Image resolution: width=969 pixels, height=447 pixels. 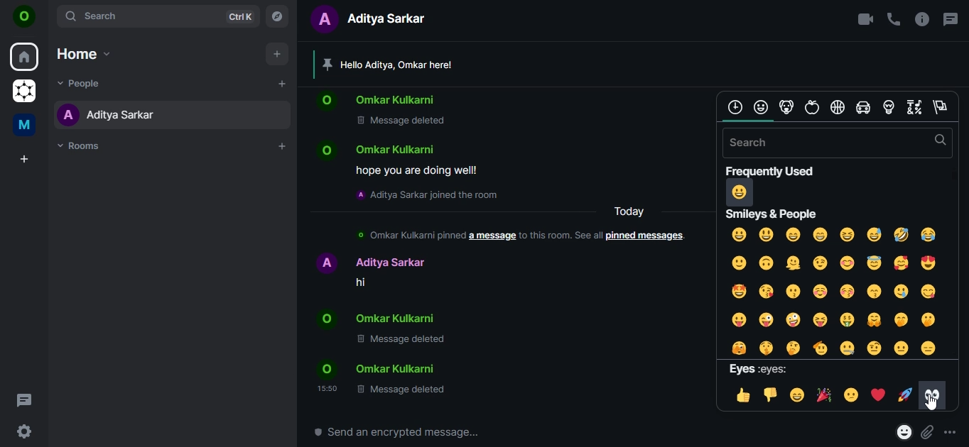 I want to click on rolling on the floor laughing, so click(x=899, y=236).